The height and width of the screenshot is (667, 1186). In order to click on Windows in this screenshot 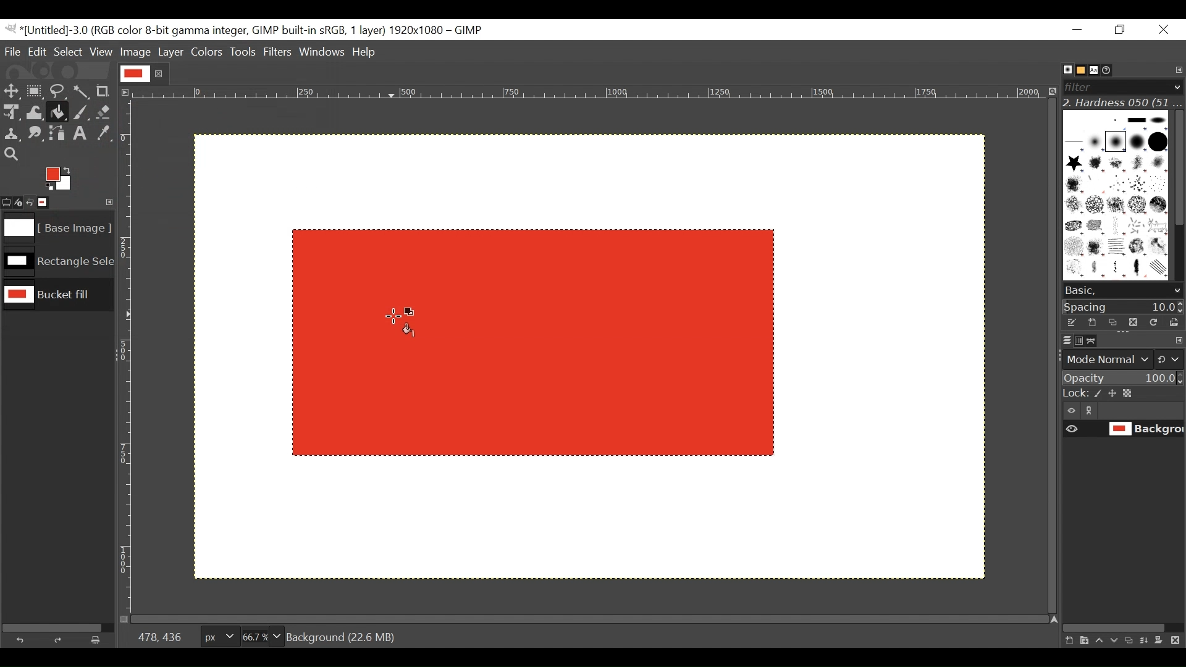, I will do `click(323, 53)`.